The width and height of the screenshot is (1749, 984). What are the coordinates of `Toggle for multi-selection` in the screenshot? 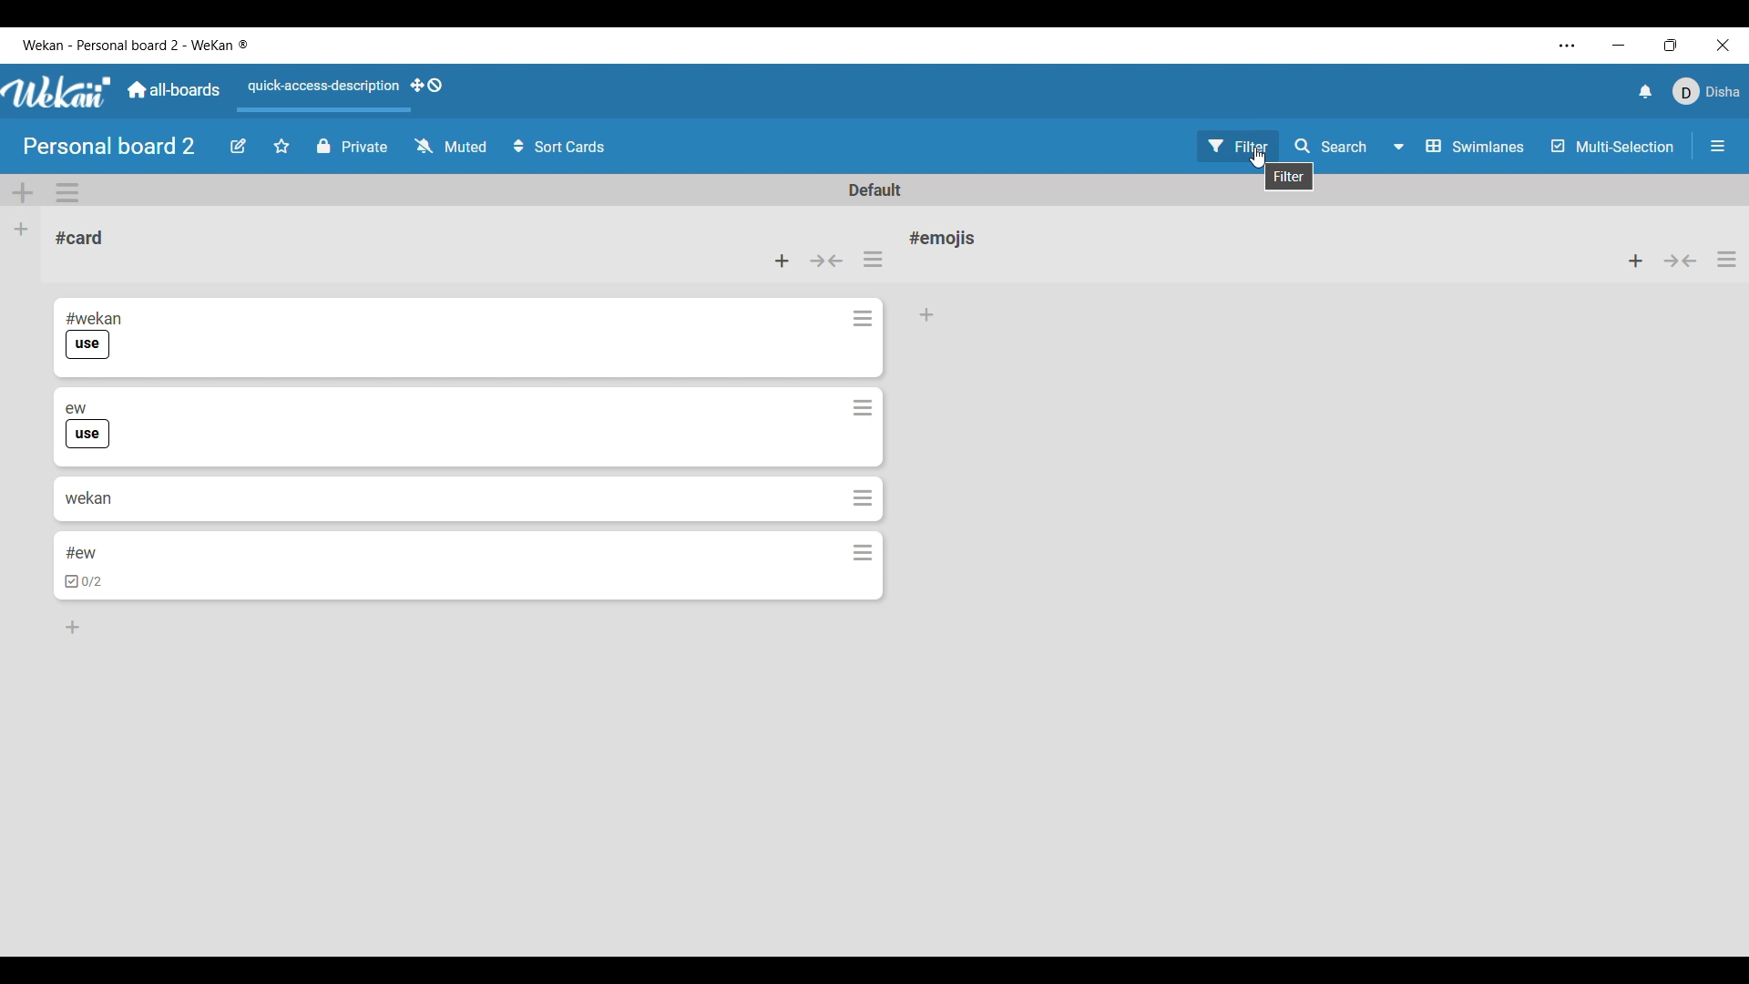 It's located at (1613, 146).